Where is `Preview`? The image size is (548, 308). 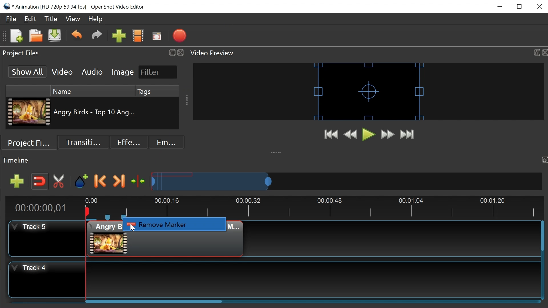
Preview is located at coordinates (350, 135).